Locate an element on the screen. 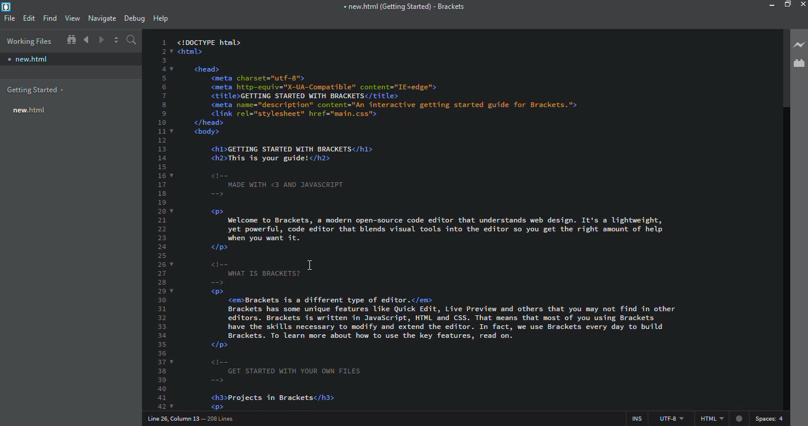  html is located at coordinates (722, 418).